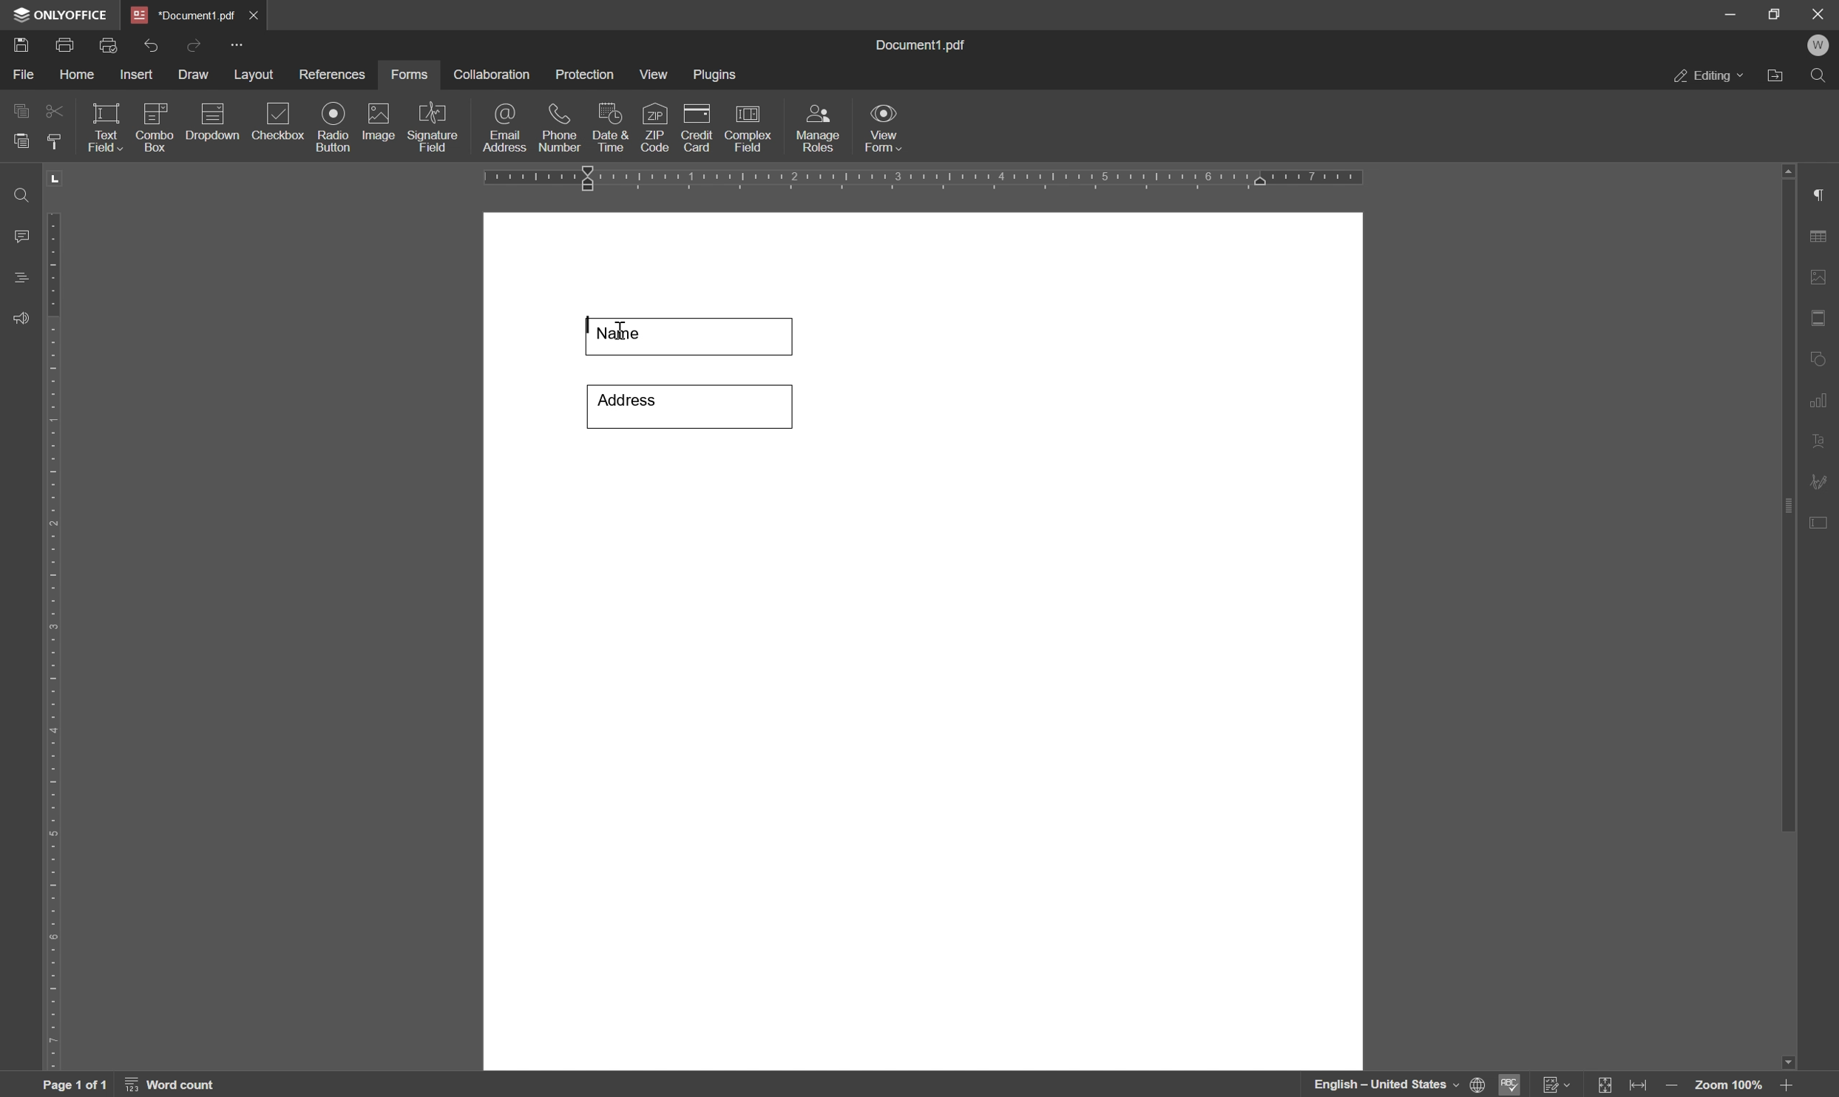 Image resolution: width=1839 pixels, height=1097 pixels. Describe the element at coordinates (1707, 77) in the screenshot. I see `editing` at that location.